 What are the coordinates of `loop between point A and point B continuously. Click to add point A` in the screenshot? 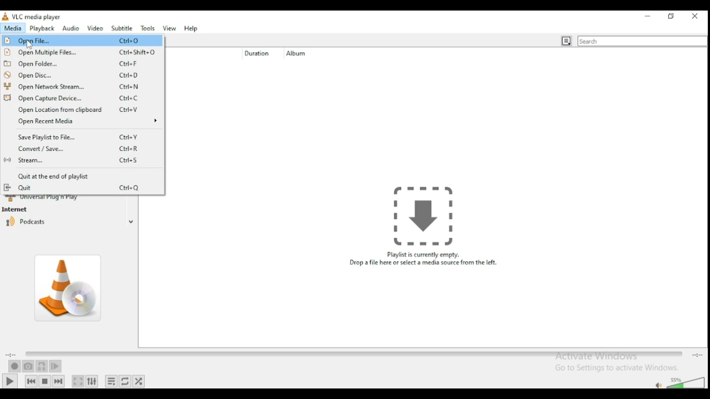 It's located at (42, 367).